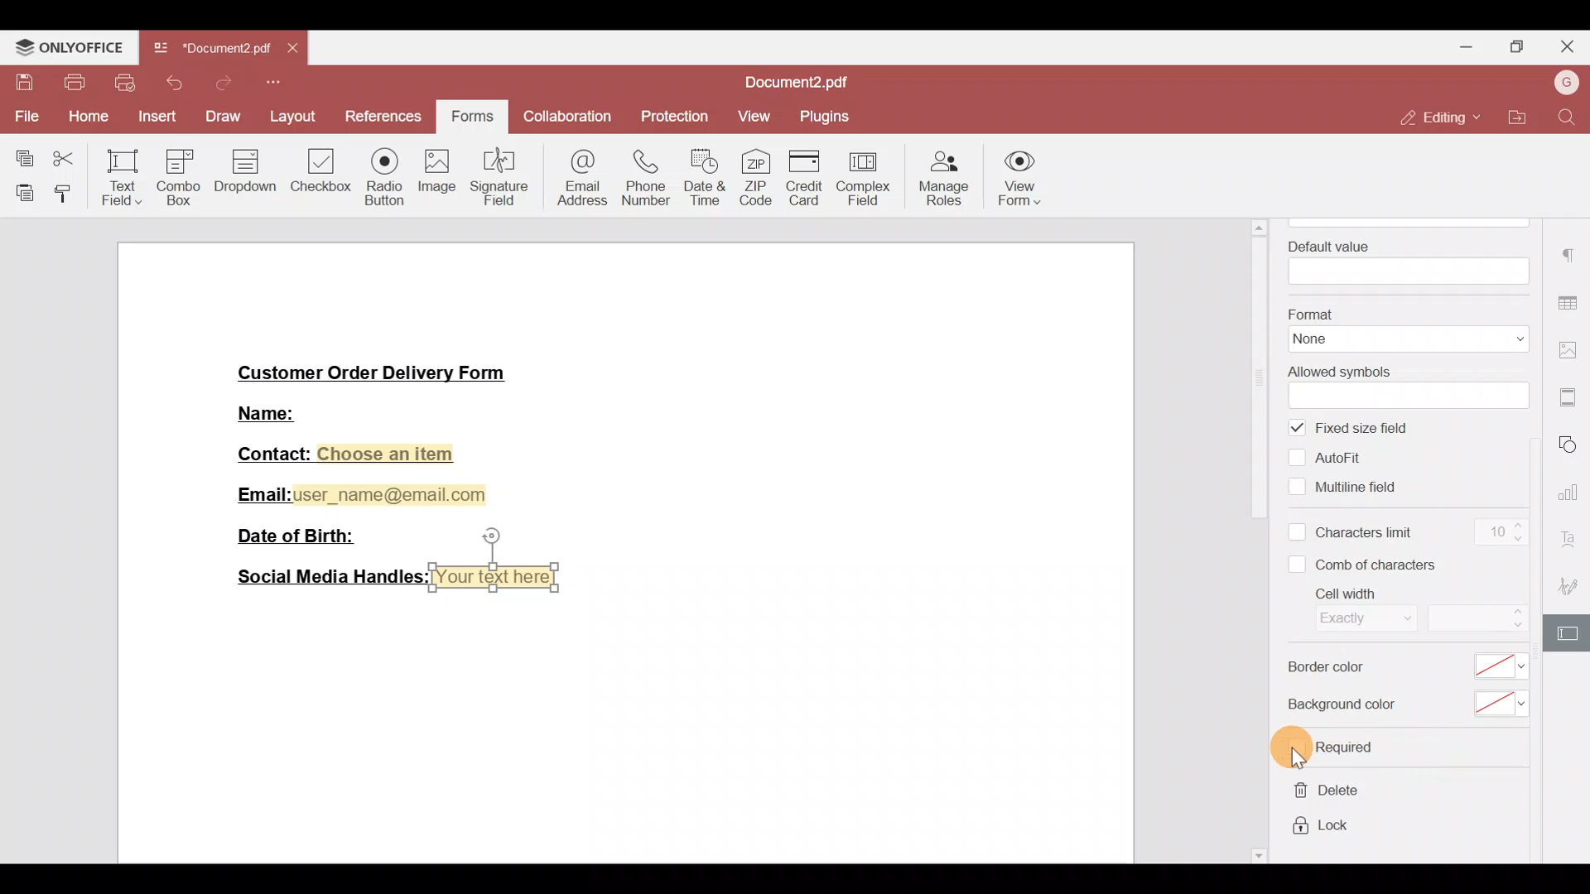 The height and width of the screenshot is (894, 1590). Describe the element at coordinates (1403, 670) in the screenshot. I see `Border color` at that location.